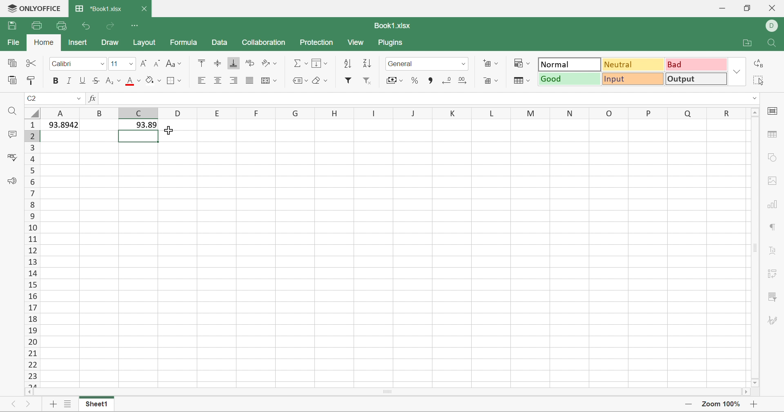 Image resolution: width=784 pixels, height=412 pixels. Describe the element at coordinates (758, 64) in the screenshot. I see `Replace` at that location.